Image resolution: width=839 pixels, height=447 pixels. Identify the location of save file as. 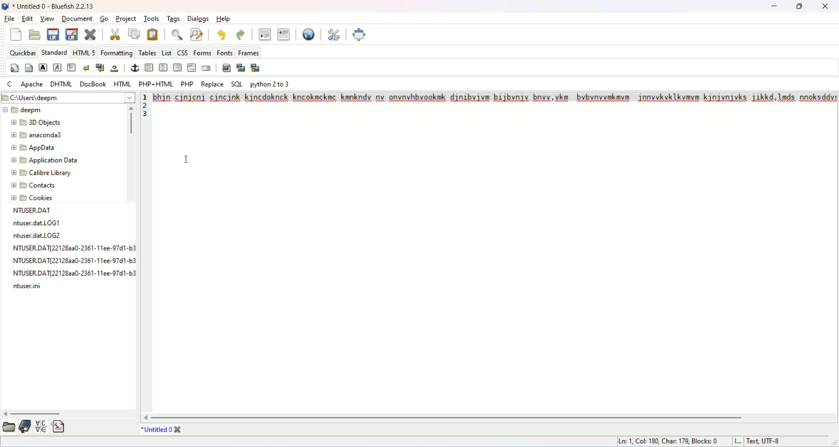
(72, 35).